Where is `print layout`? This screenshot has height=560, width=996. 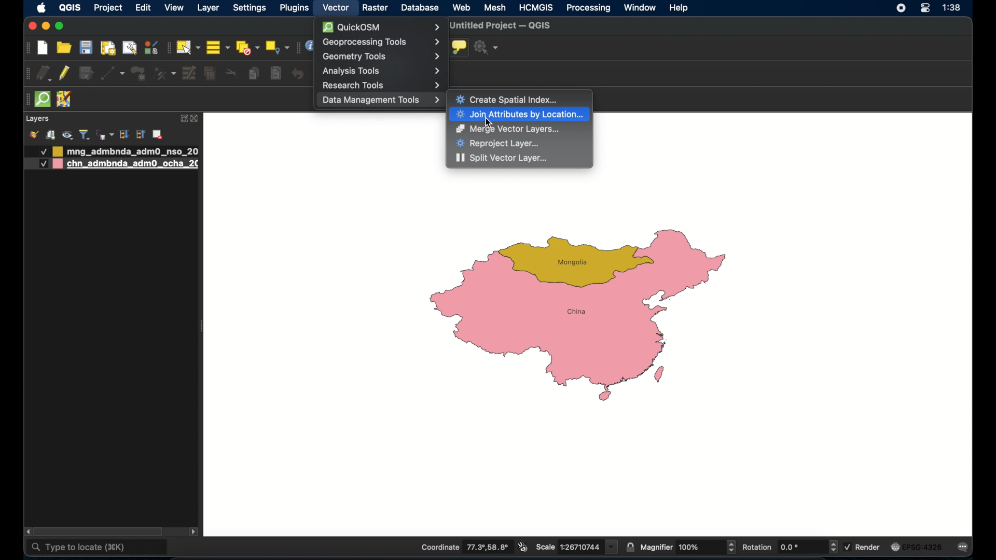
print layout is located at coordinates (107, 48).